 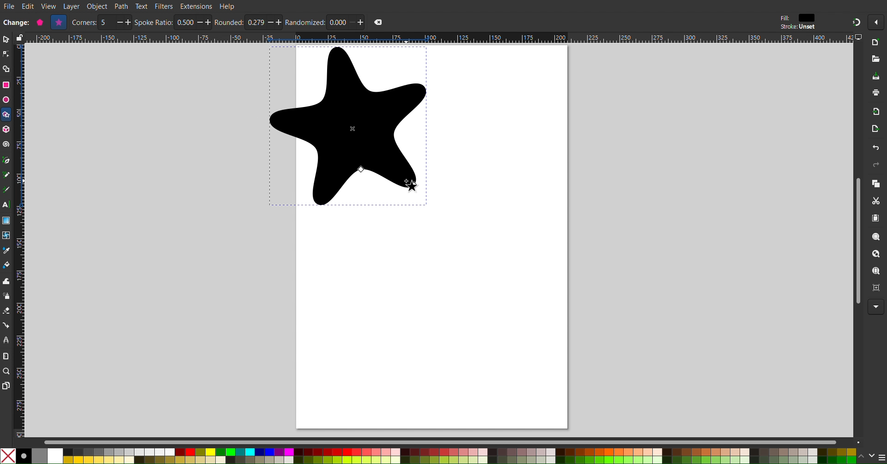 I want to click on Stroke: Unset, so click(x=797, y=27).